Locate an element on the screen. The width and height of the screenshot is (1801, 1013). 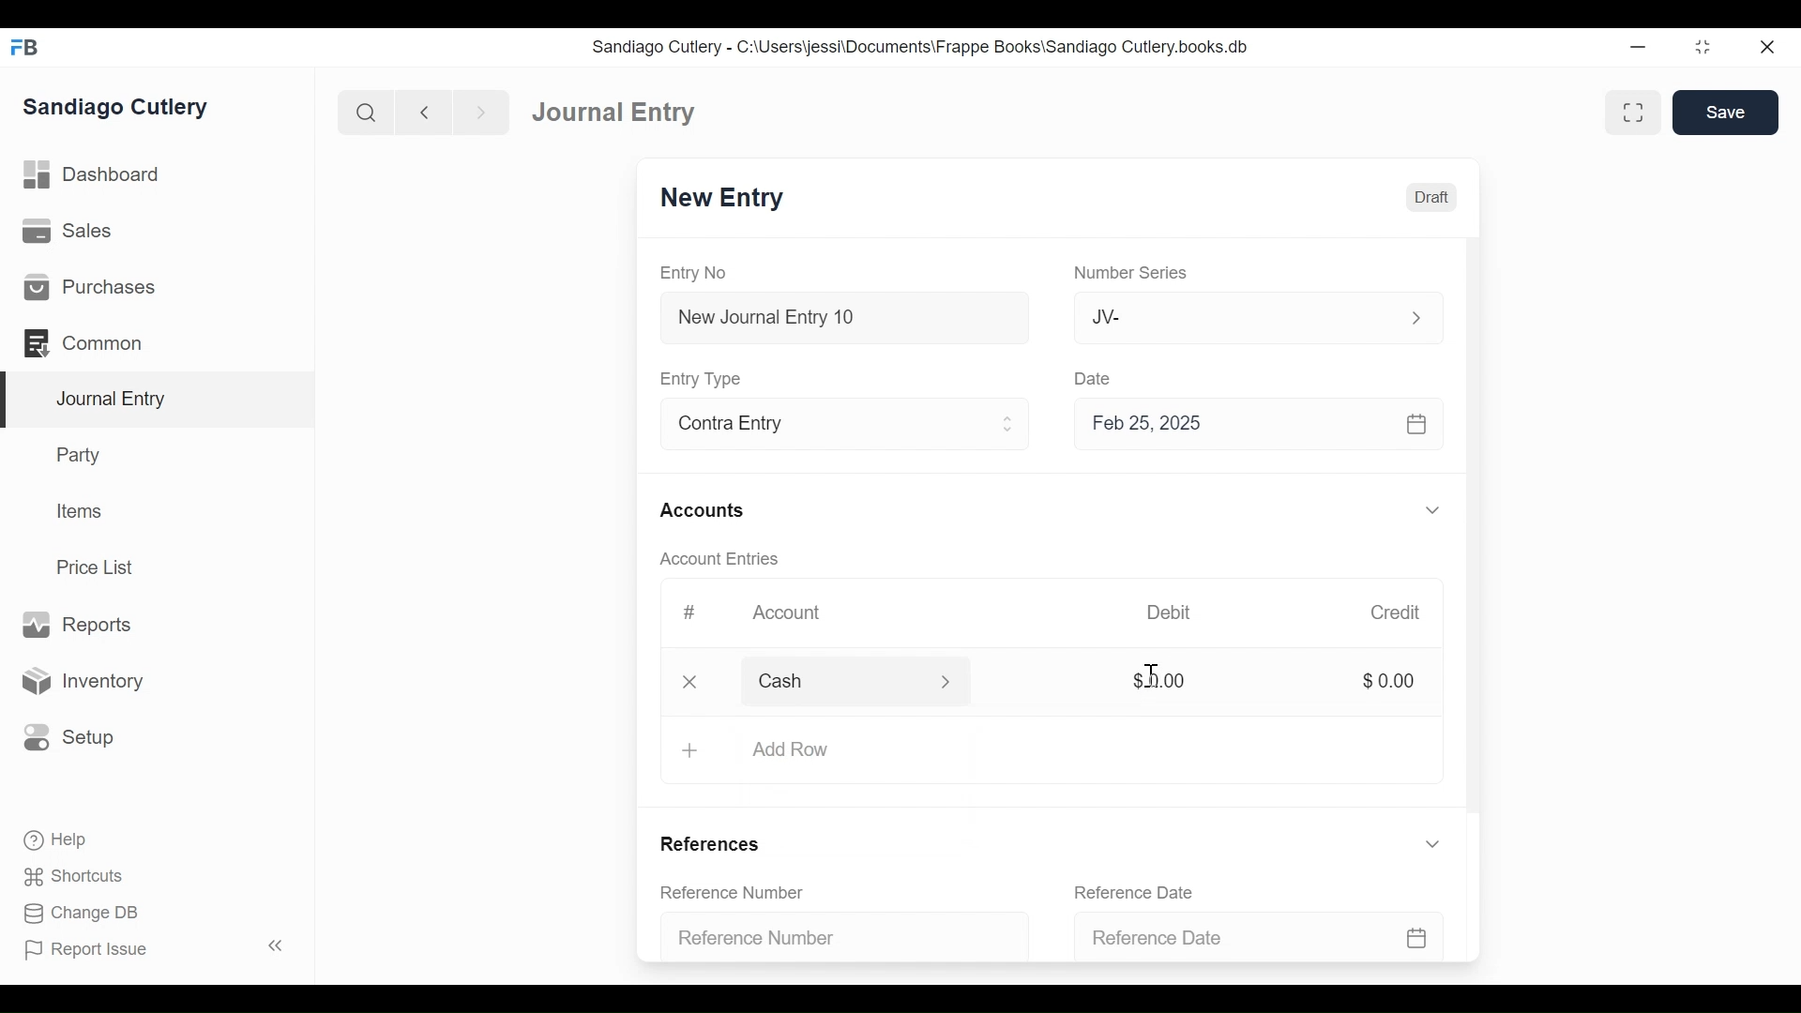
JV- is located at coordinates (1234, 317).